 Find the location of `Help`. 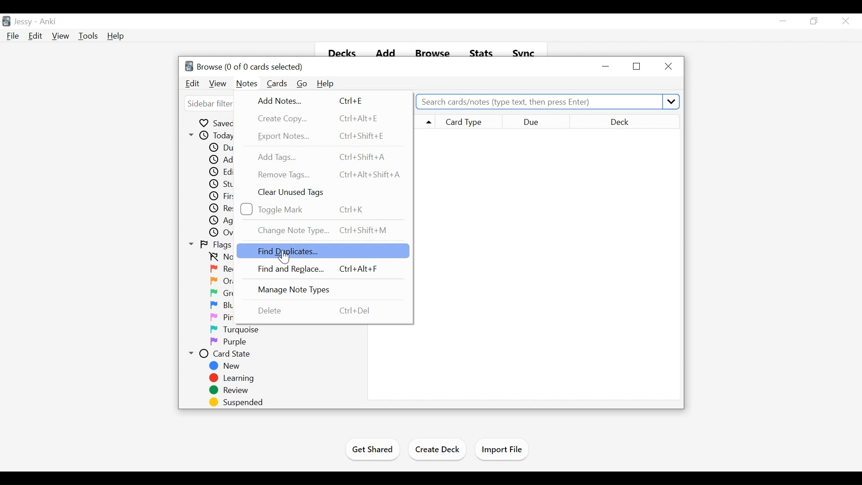

Help is located at coordinates (116, 36).